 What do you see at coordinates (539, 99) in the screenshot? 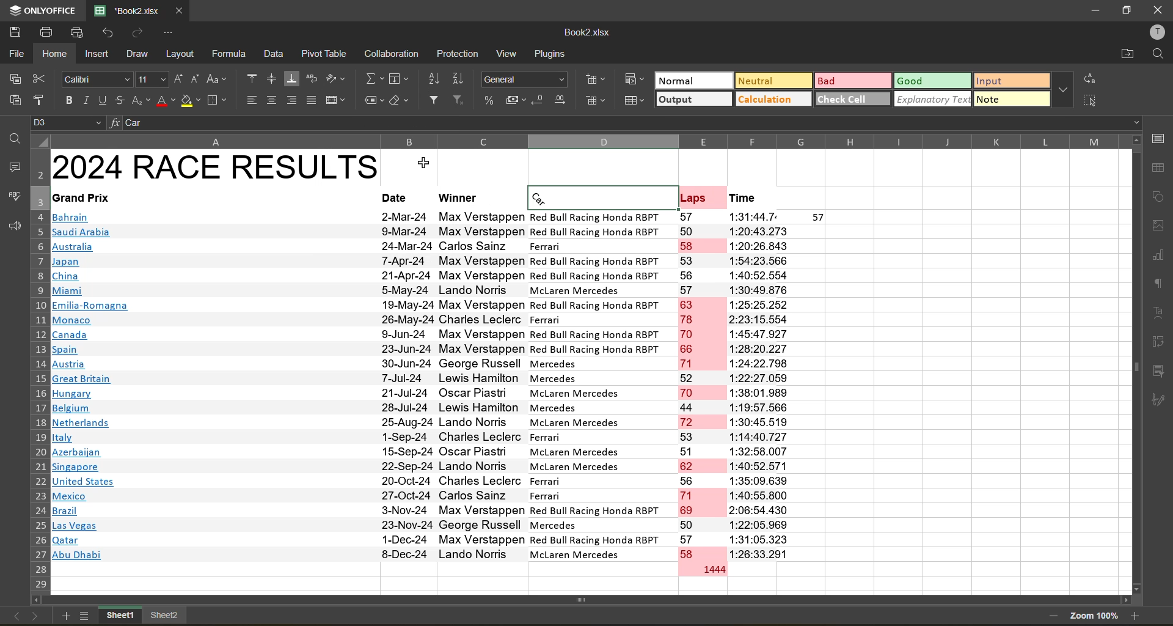
I see `decrease decimal` at bounding box center [539, 99].